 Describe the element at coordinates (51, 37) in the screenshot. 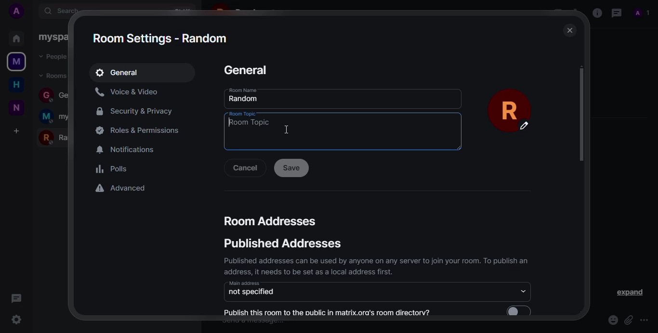

I see `myspace` at that location.